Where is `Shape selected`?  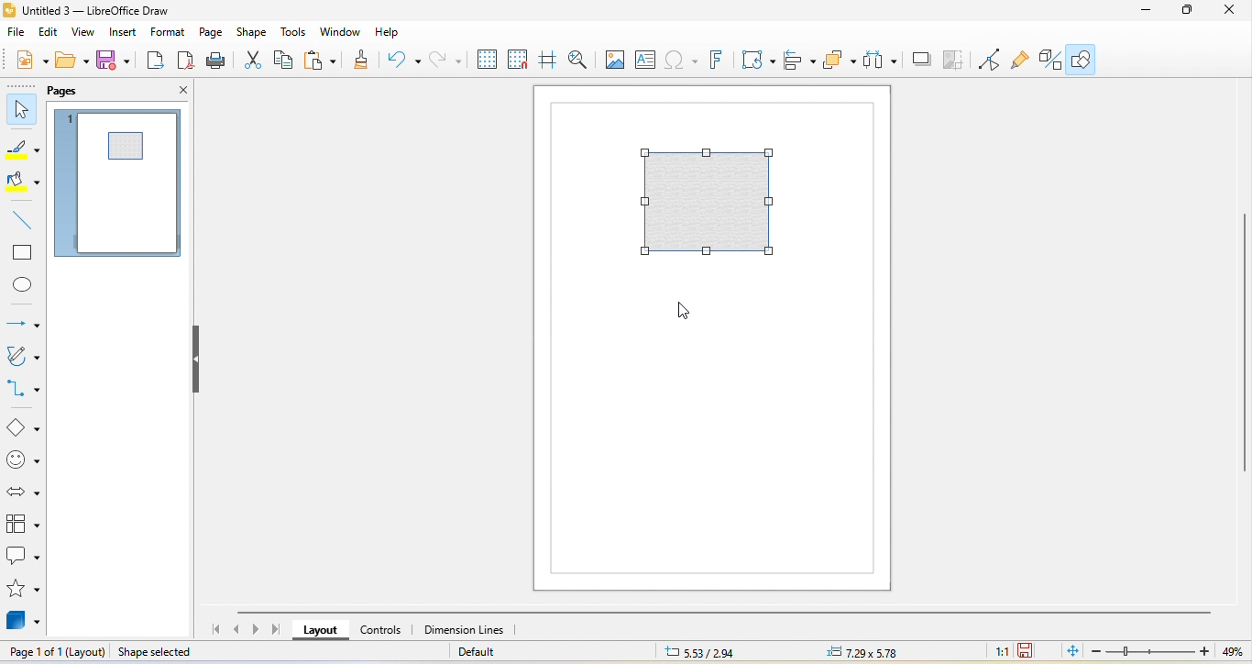 Shape selected is located at coordinates (158, 652).